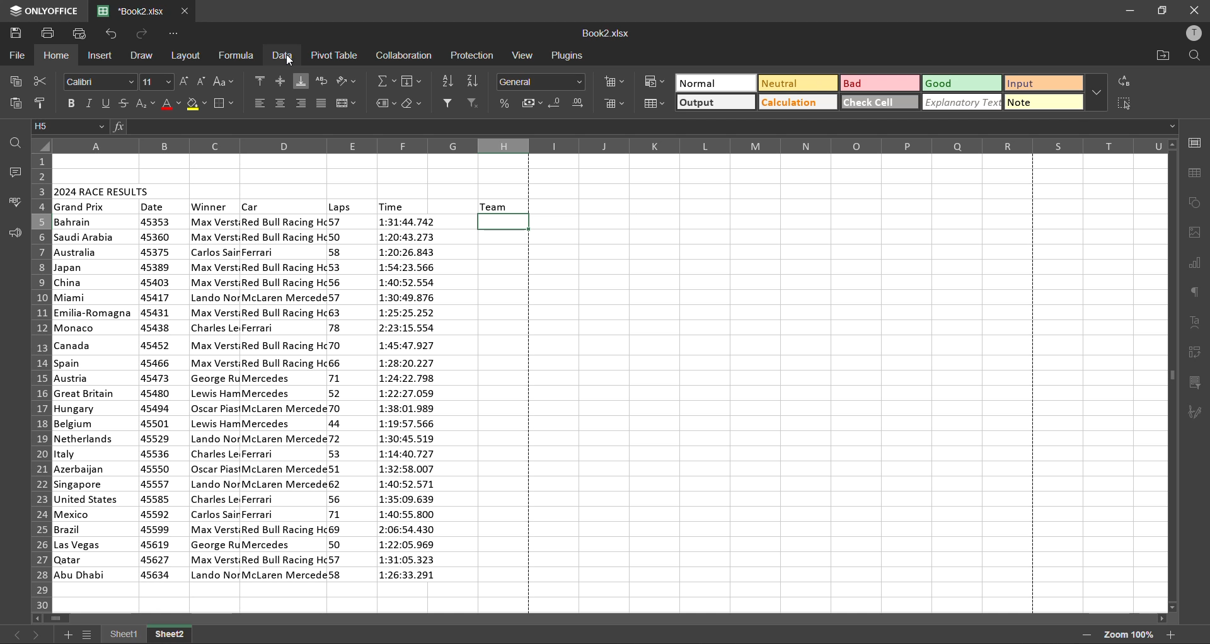 The height and width of the screenshot is (644, 1210). What do you see at coordinates (340, 207) in the screenshot?
I see `laps` at bounding box center [340, 207].